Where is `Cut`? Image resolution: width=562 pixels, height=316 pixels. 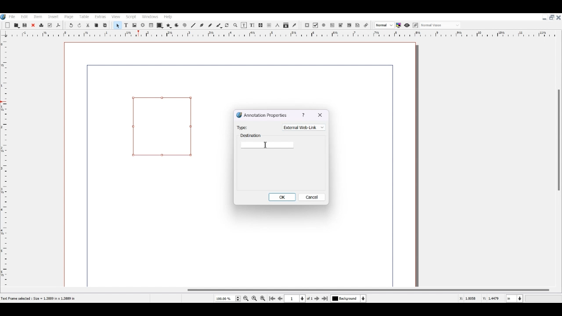 Cut is located at coordinates (88, 25).